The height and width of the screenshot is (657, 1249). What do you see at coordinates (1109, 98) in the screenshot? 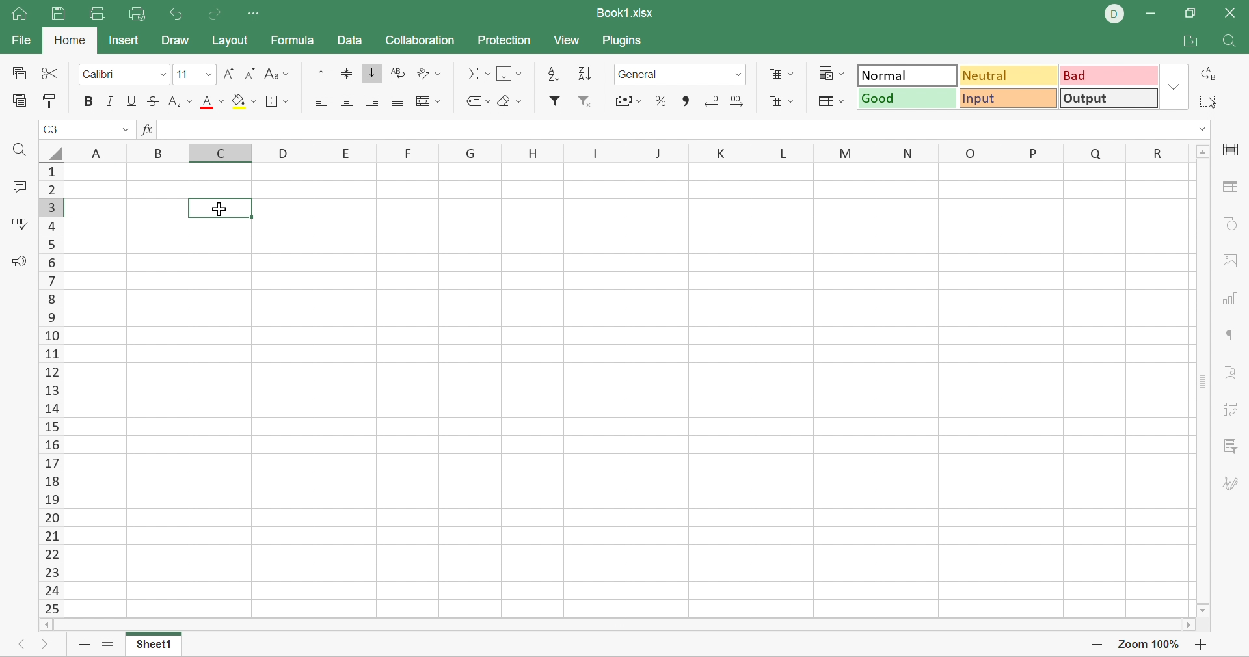
I see `Output` at bounding box center [1109, 98].